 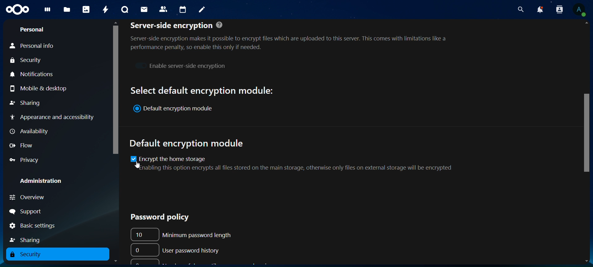 I want to click on scrollbar, so click(x=116, y=89).